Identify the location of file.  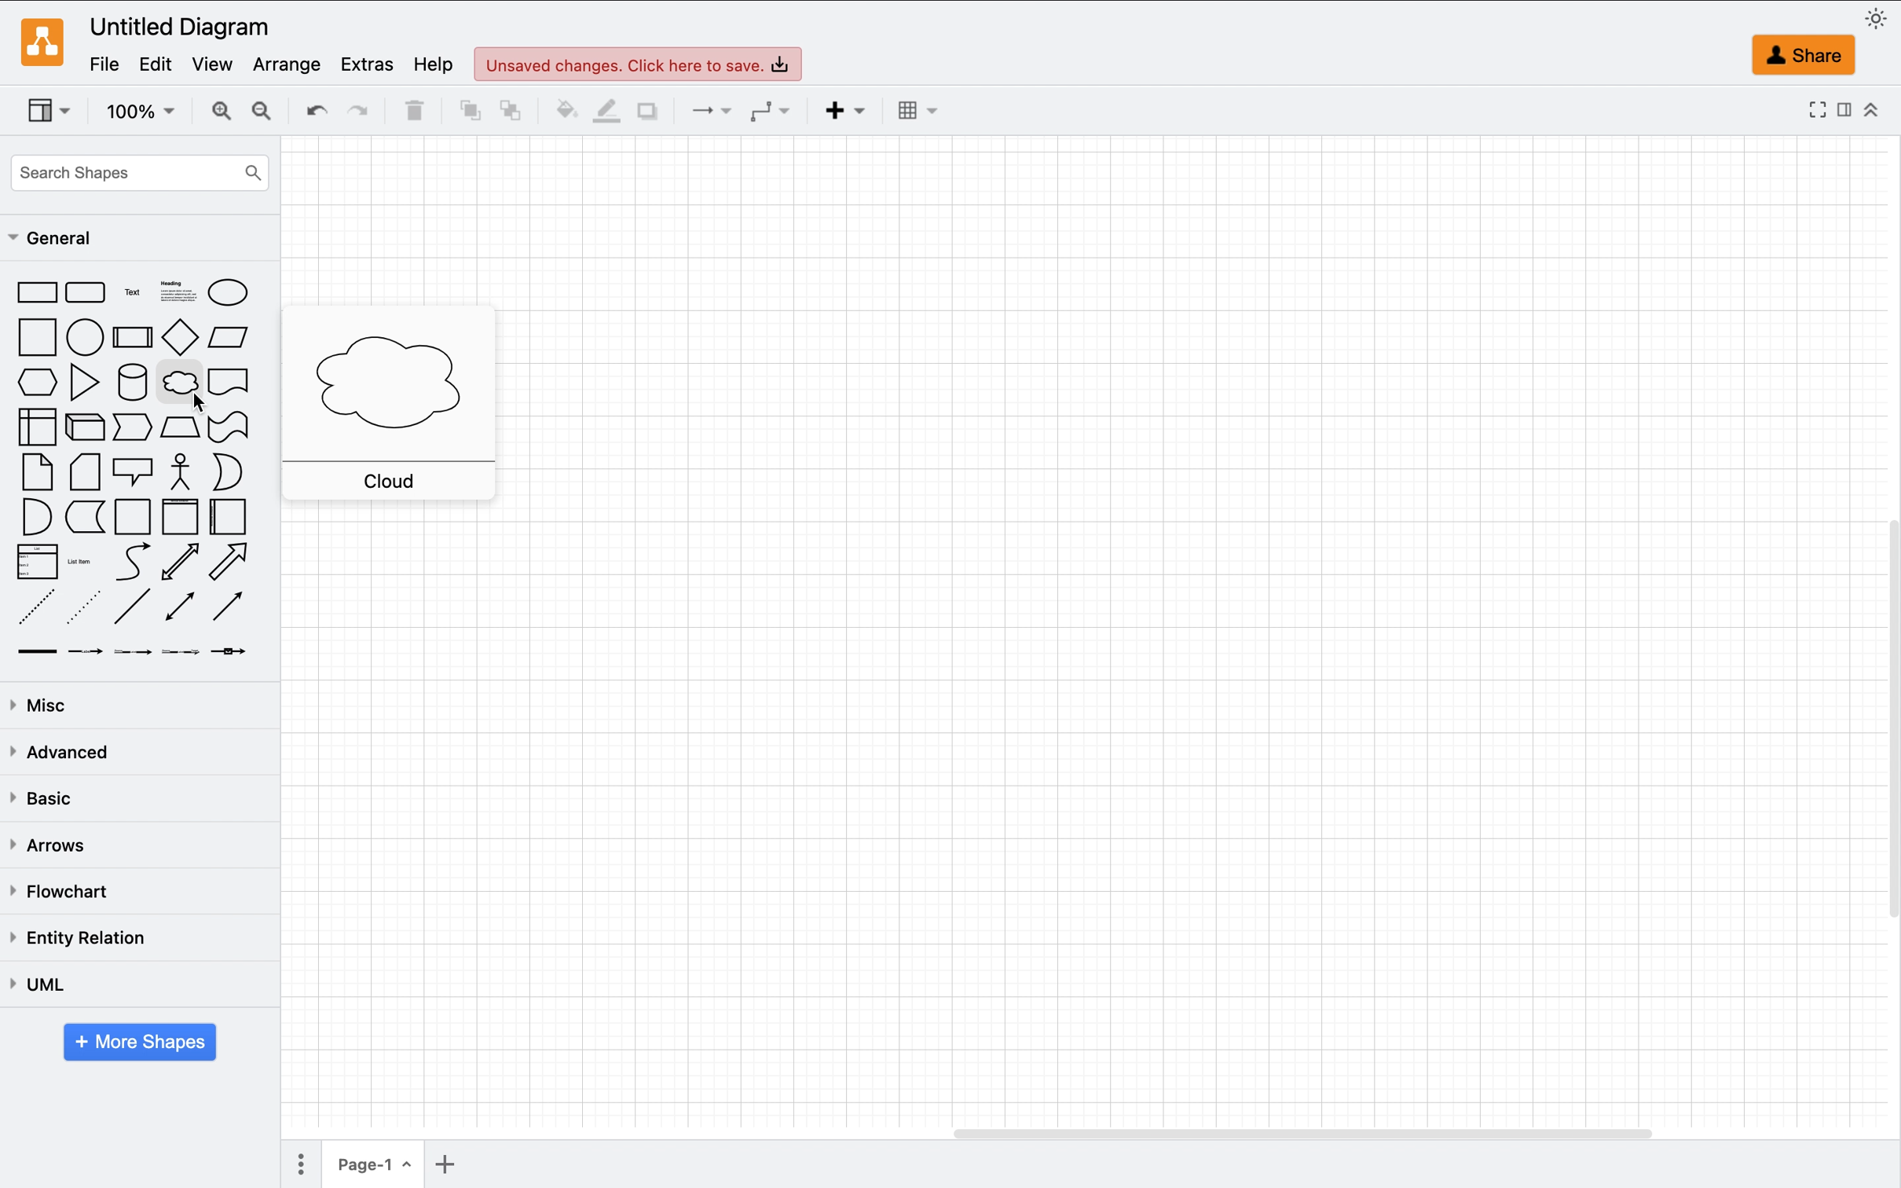
(104, 63).